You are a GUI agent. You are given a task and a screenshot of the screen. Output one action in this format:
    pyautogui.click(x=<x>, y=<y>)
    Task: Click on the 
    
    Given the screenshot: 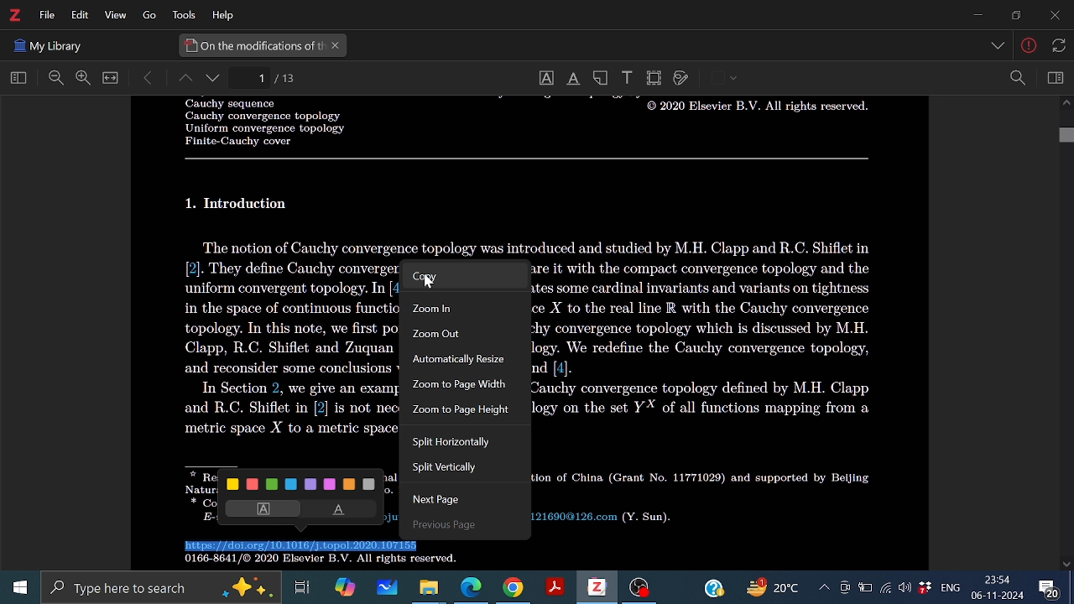 What is the action you would take?
    pyautogui.click(x=753, y=110)
    